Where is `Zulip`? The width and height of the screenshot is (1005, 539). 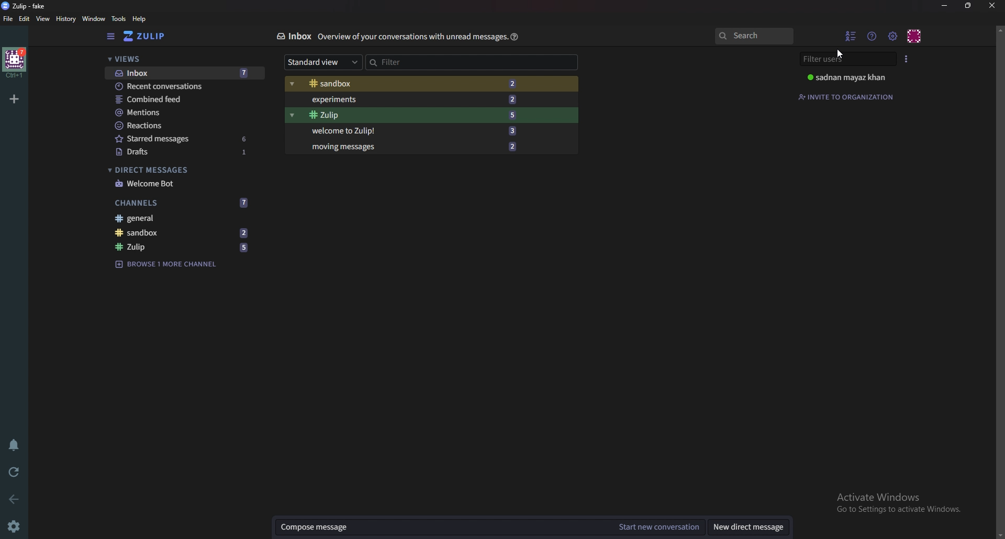
Zulip is located at coordinates (419, 115).